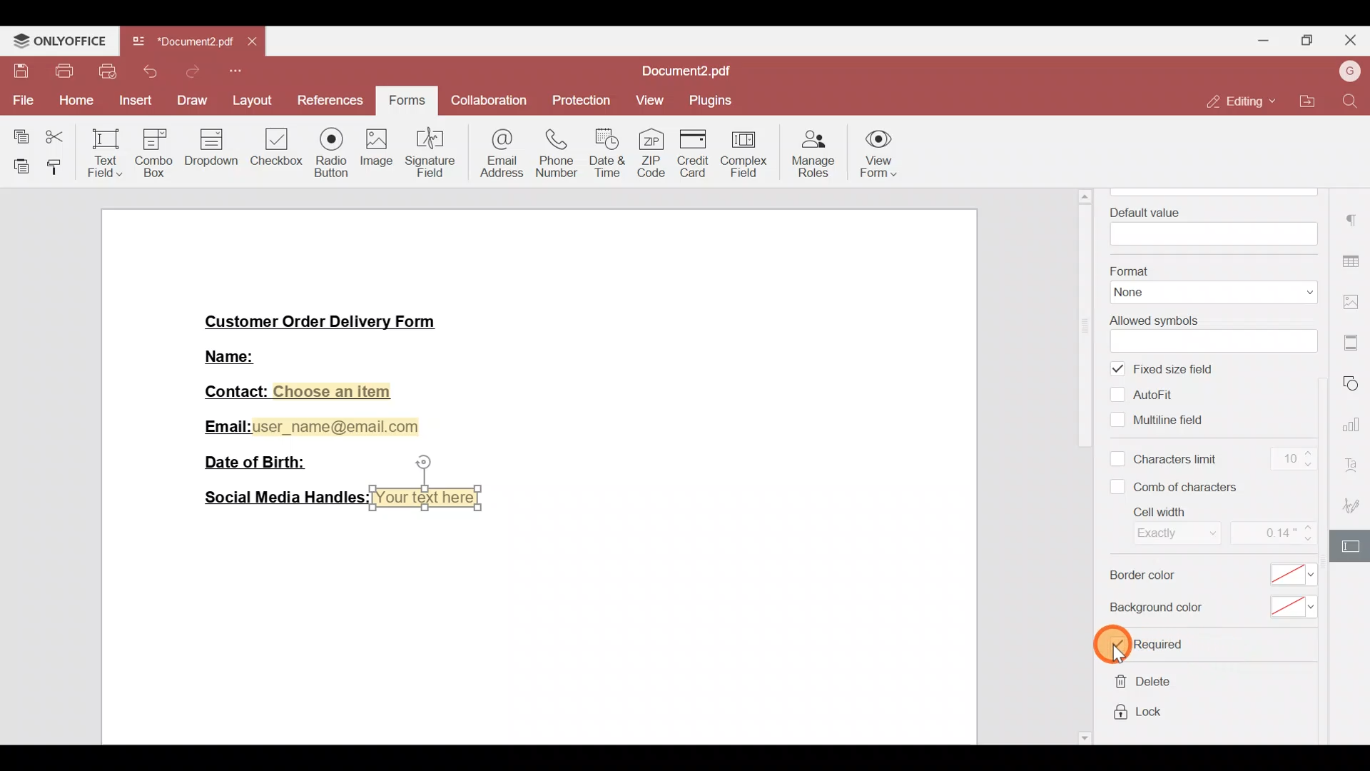  Describe the element at coordinates (16, 133) in the screenshot. I see `Copy` at that location.